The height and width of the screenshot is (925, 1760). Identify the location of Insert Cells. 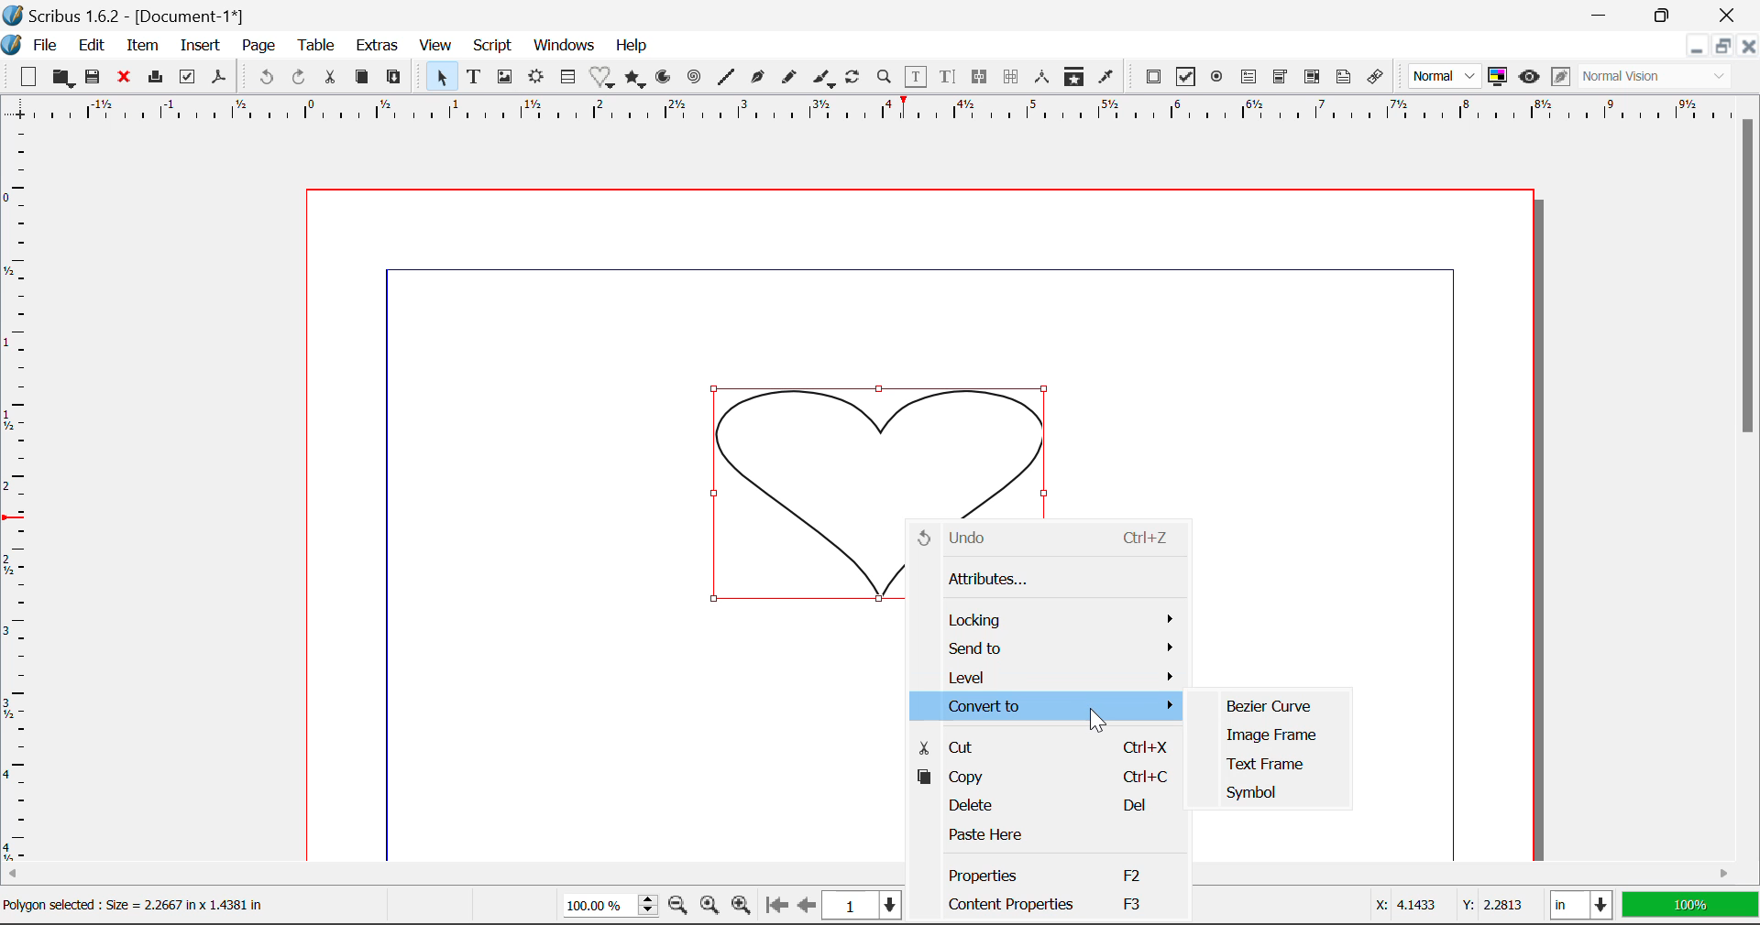
(566, 80).